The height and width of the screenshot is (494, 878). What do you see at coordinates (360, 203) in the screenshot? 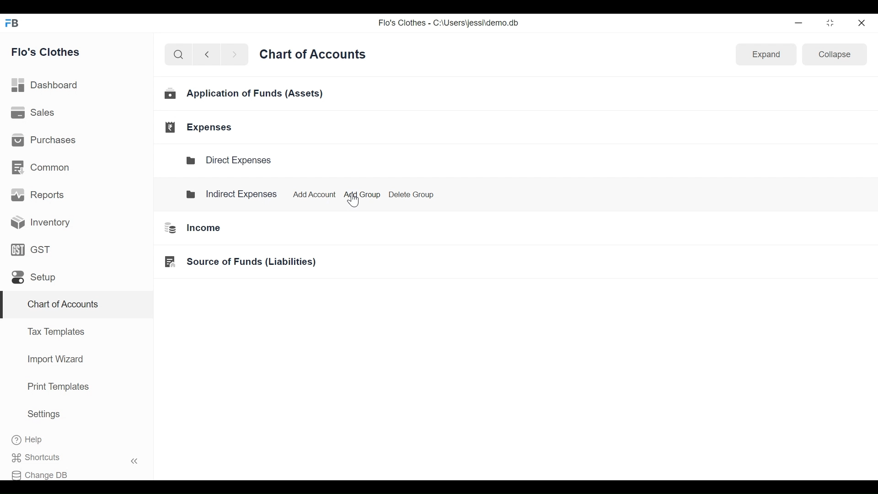
I see `Cursor` at bounding box center [360, 203].